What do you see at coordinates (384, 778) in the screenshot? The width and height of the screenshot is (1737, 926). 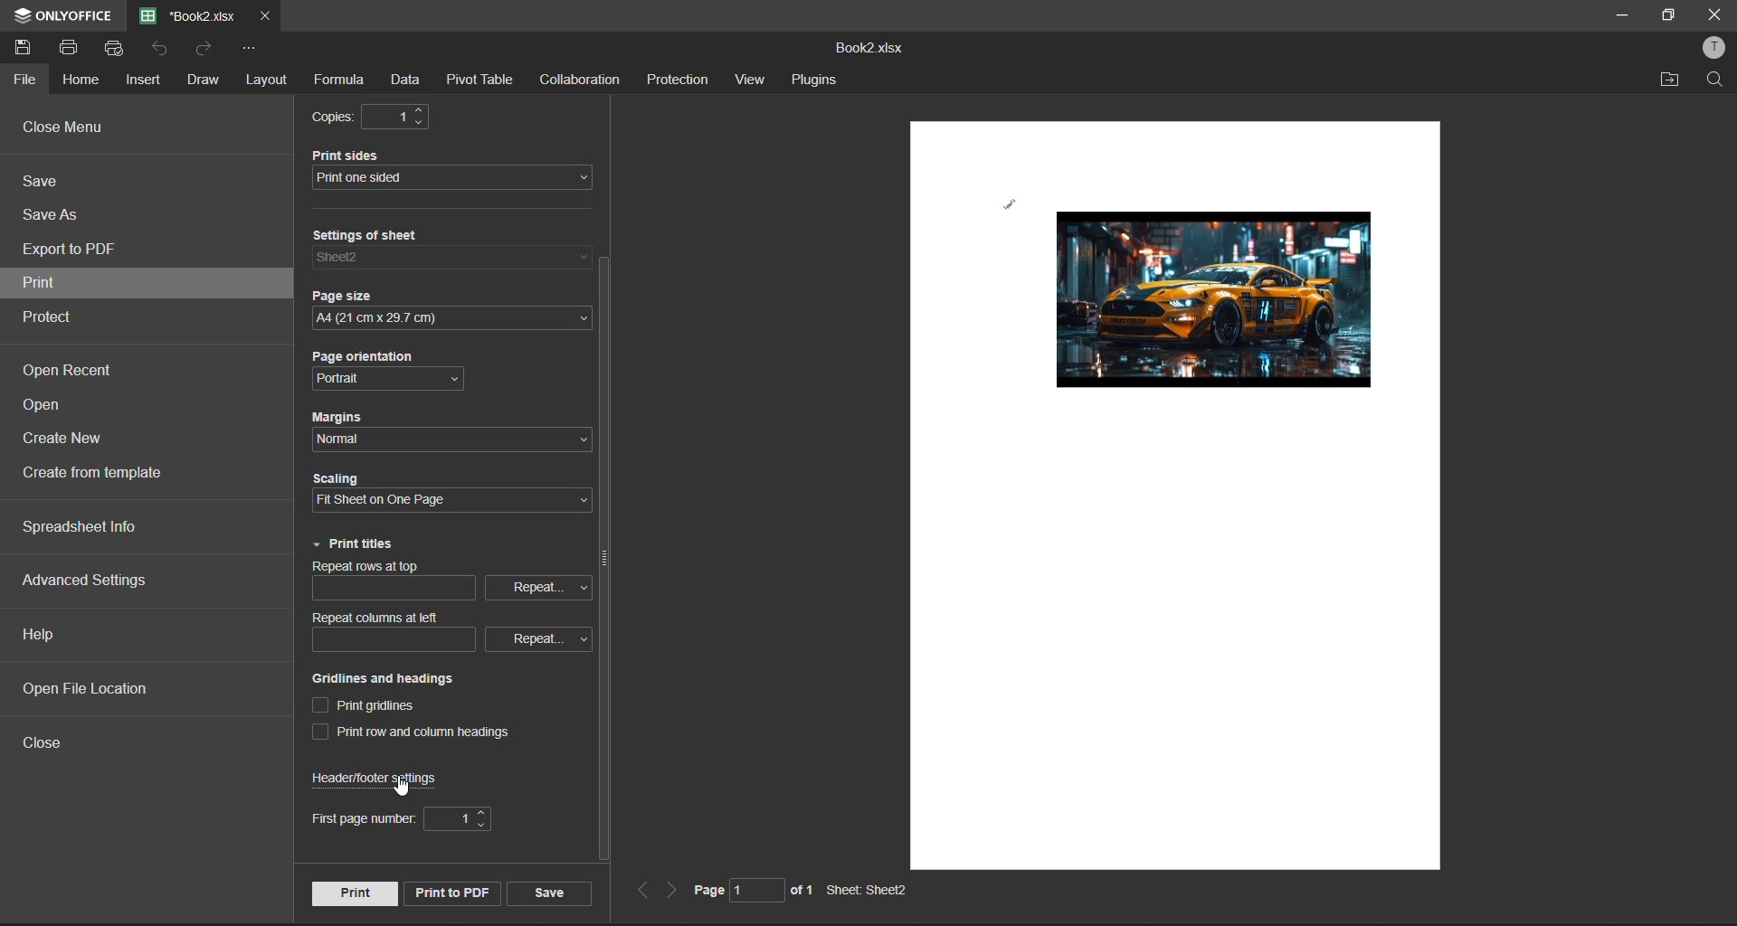 I see `header/footer settings` at bounding box center [384, 778].